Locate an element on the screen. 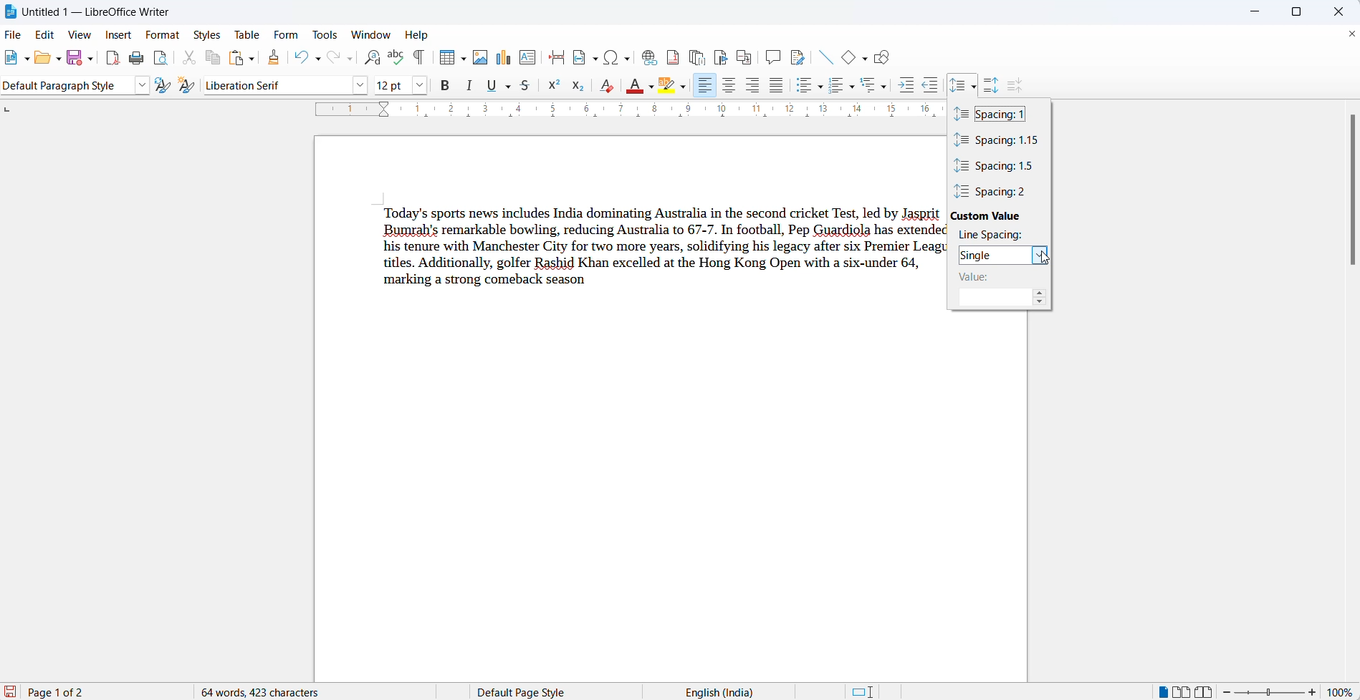 The height and width of the screenshot is (700, 1360). increase paragraph spacing is located at coordinates (993, 82).